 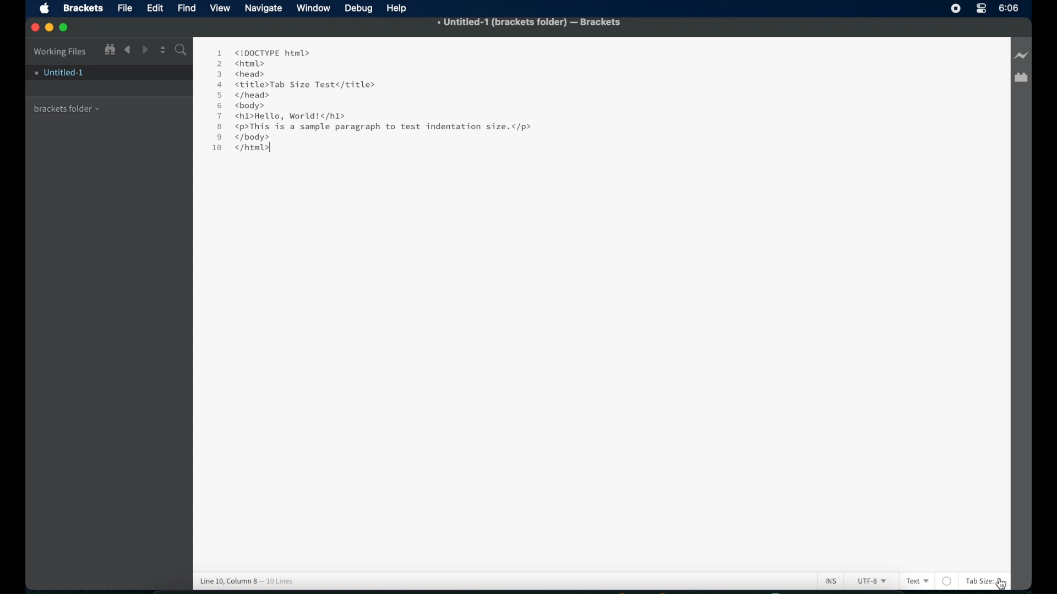 I want to click on 3 <head>, so click(x=242, y=73).